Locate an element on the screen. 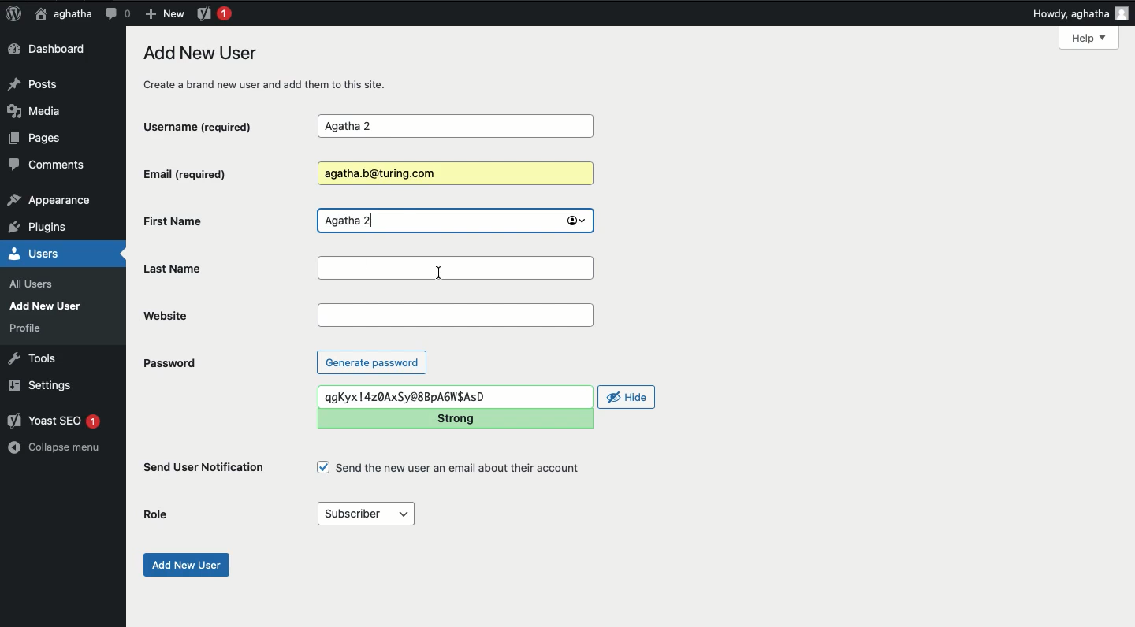  Comments is located at coordinates (48, 167).